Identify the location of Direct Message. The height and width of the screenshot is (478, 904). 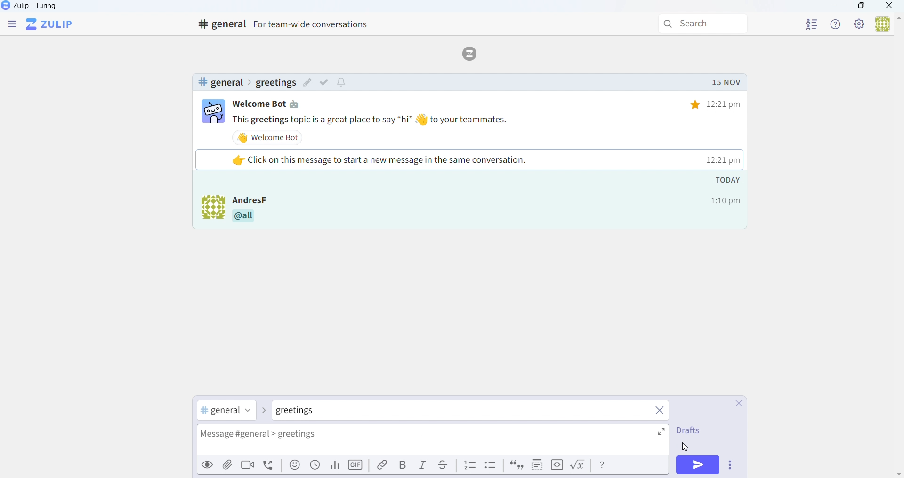
(307, 412).